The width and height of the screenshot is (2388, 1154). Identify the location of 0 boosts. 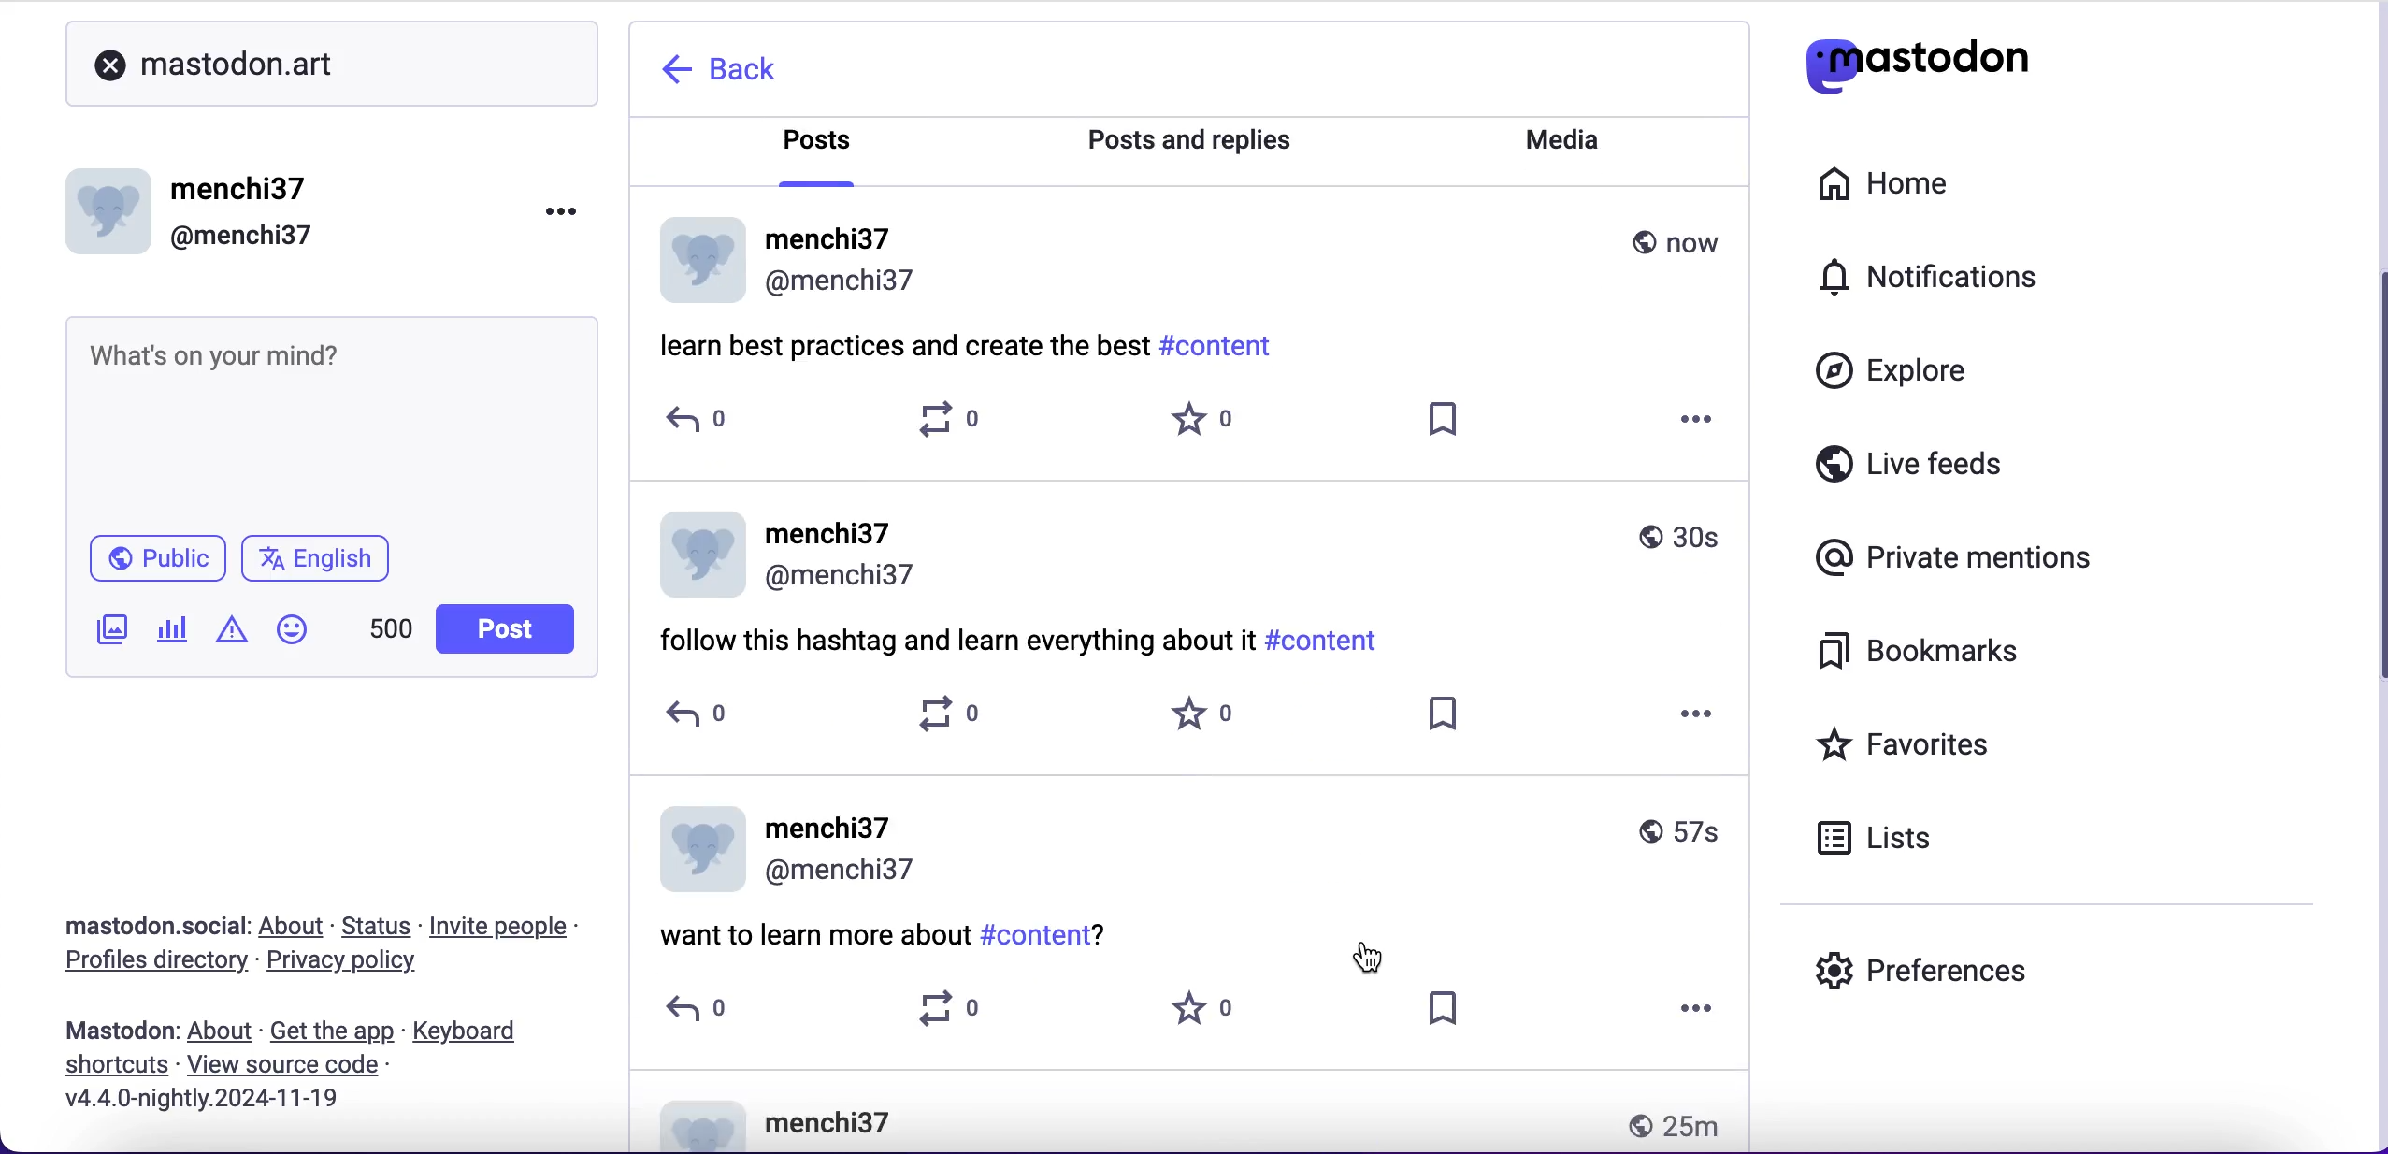
(963, 1019).